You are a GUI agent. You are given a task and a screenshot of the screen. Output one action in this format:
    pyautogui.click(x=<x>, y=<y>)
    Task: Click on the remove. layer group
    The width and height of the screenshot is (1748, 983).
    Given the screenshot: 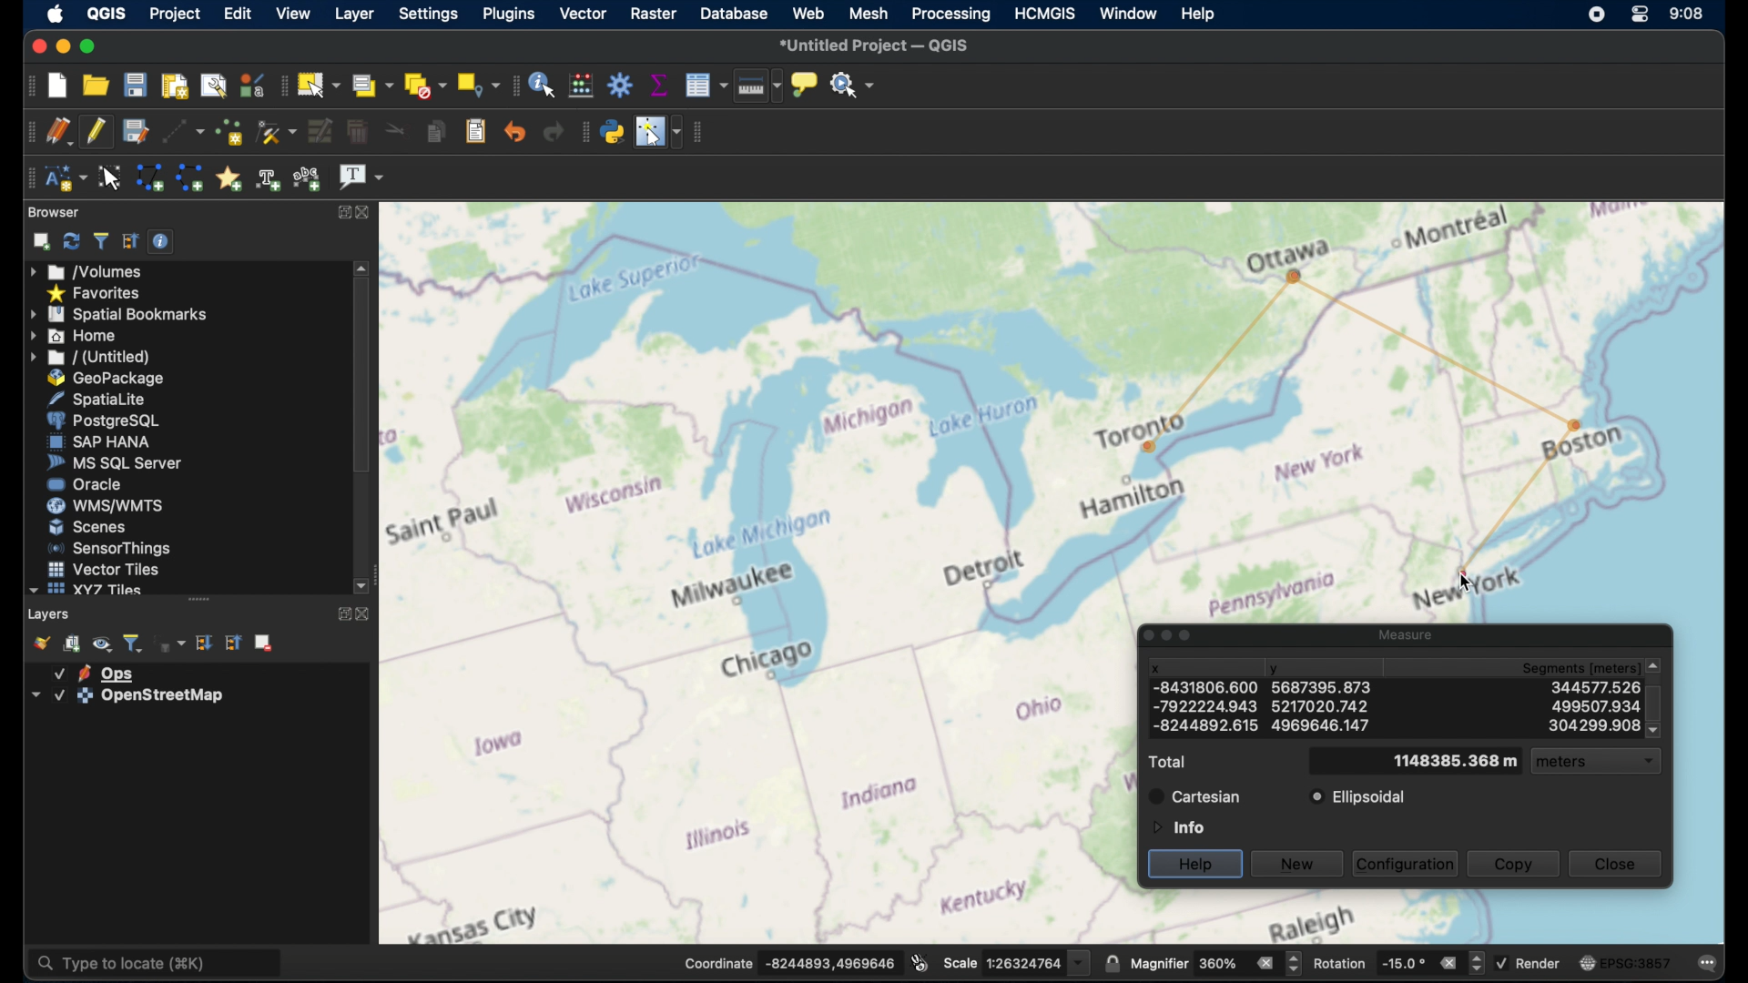 What is the action you would take?
    pyautogui.click(x=265, y=644)
    